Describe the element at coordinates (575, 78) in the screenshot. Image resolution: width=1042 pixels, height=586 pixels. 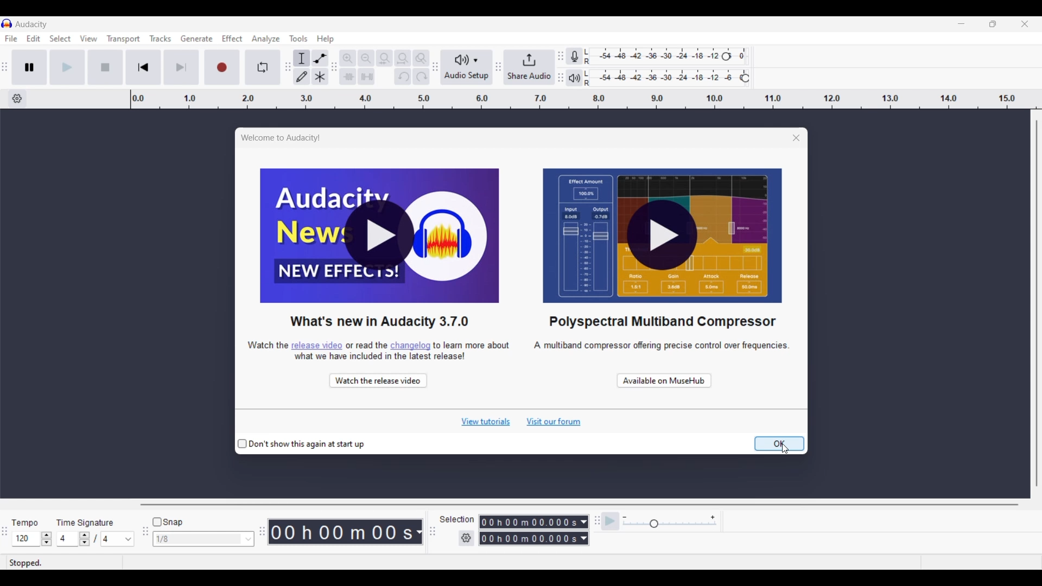
I see `Playback meter` at that location.